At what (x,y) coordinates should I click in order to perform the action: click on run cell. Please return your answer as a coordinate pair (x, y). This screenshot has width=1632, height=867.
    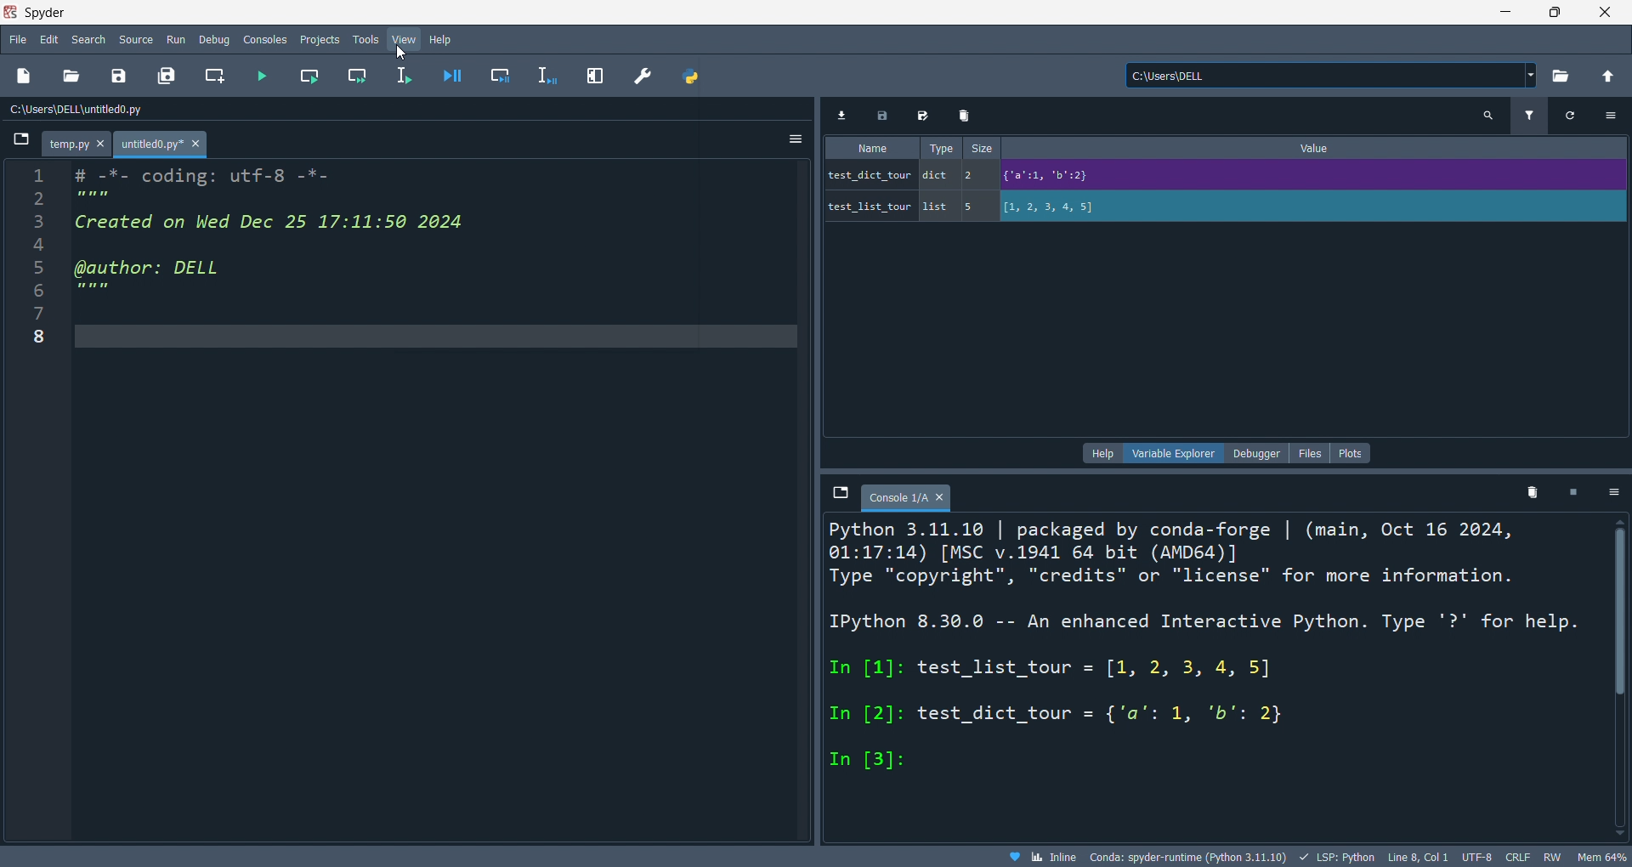
    Looking at the image, I should click on (308, 78).